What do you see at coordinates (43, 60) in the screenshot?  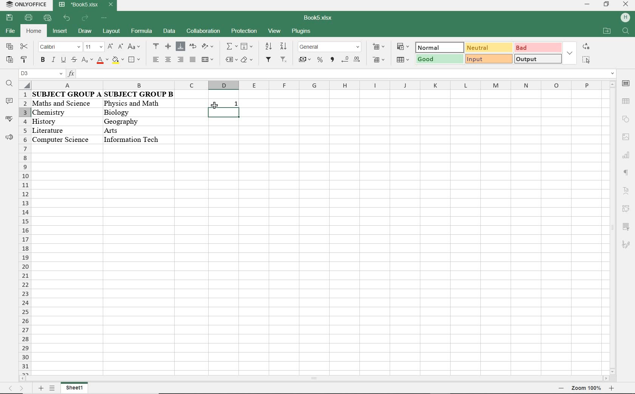 I see `bold` at bounding box center [43, 60].